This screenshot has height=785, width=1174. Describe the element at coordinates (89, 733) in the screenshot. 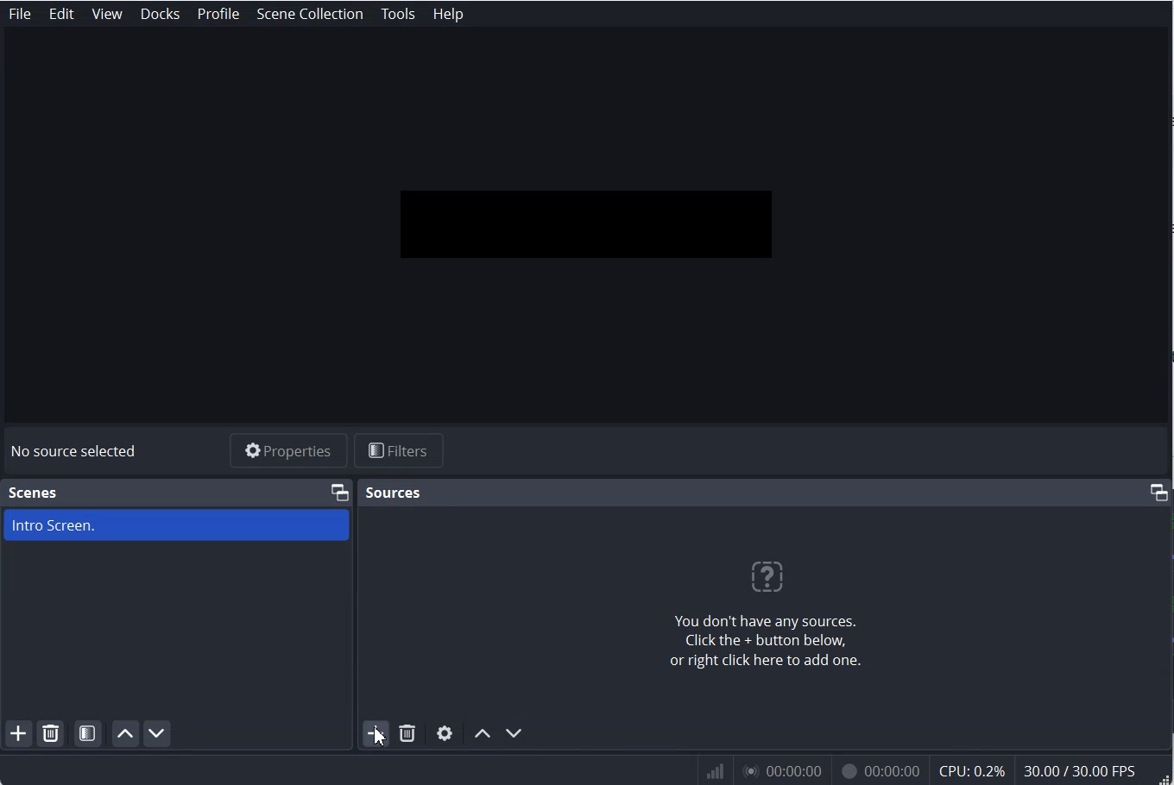

I see `Open Scene Filter` at that location.